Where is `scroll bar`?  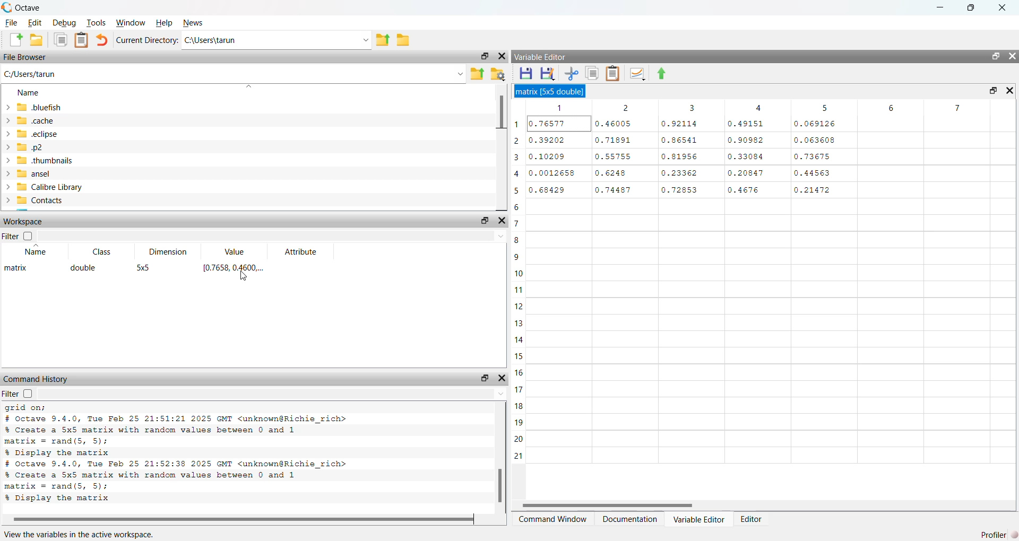 scroll bar is located at coordinates (243, 519).